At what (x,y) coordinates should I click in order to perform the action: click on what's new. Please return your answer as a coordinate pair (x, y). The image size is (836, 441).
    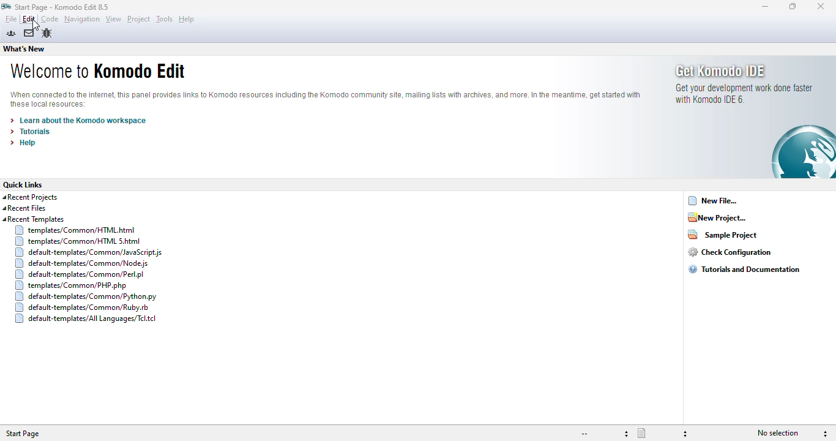
    Looking at the image, I should click on (24, 49).